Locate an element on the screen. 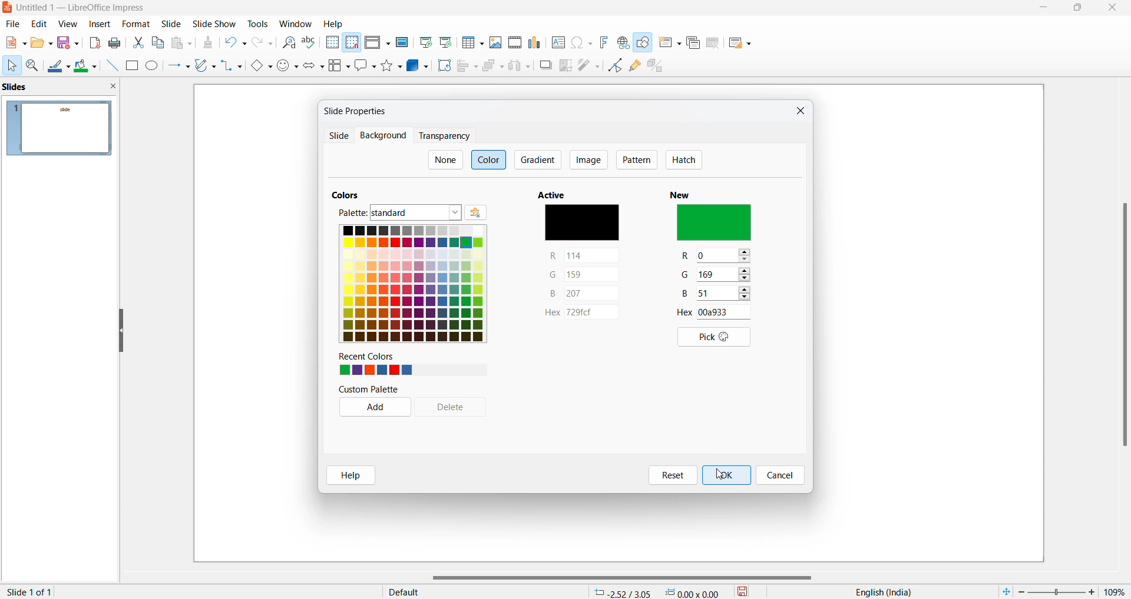 Image resolution: width=1131 pixels, height=599 pixels. insert audio or video is located at coordinates (514, 43).